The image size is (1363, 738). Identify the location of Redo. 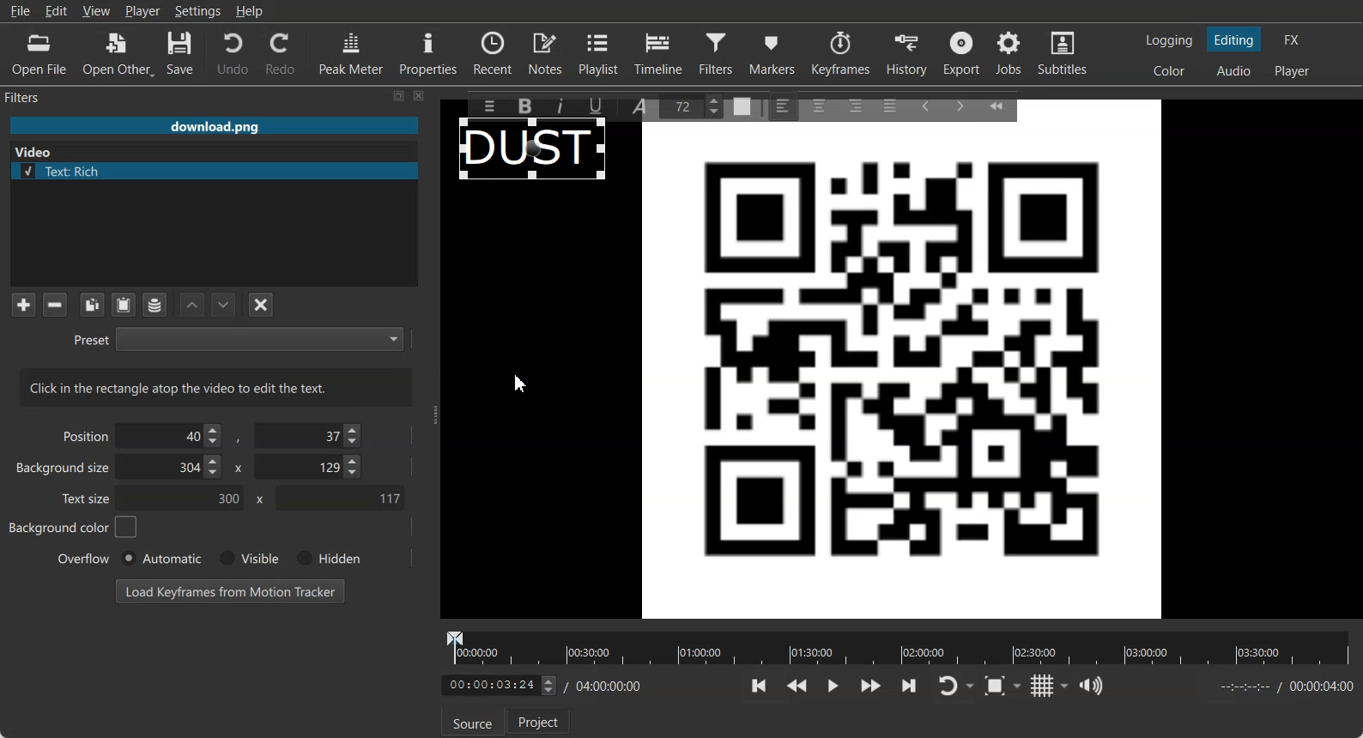
(282, 53).